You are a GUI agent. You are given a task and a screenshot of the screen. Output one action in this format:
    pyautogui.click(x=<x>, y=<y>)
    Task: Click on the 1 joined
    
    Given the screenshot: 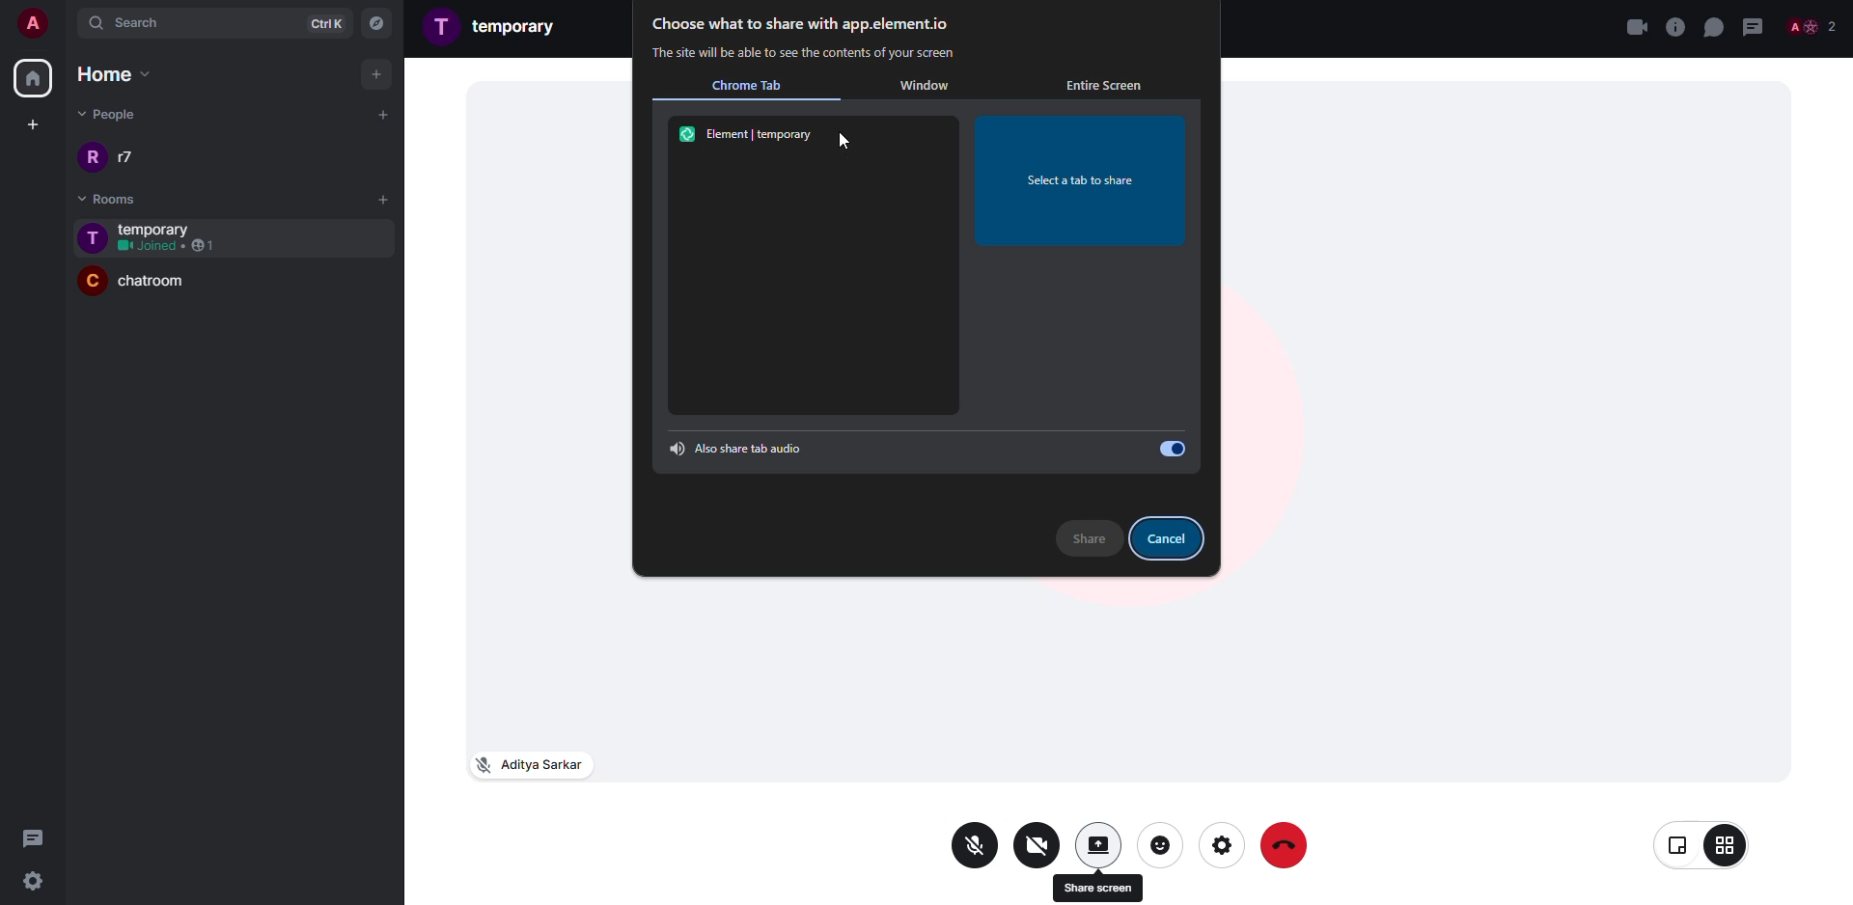 What is the action you would take?
    pyautogui.click(x=168, y=247)
    